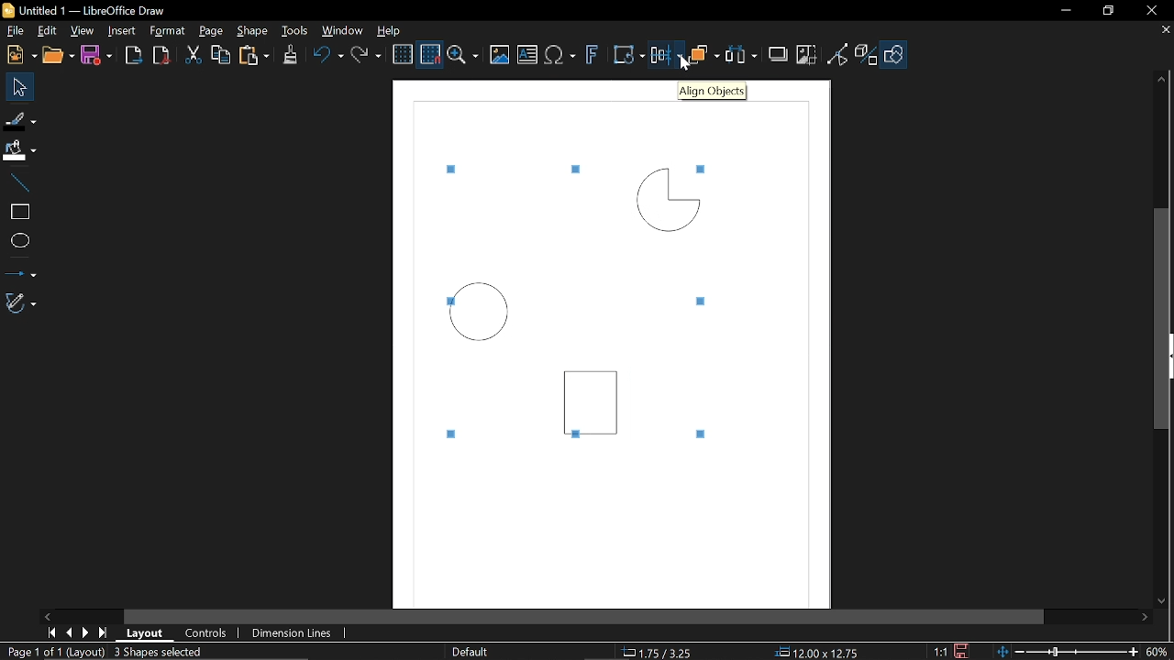  What do you see at coordinates (9, 11) in the screenshot?
I see `LibreOffice Logo` at bounding box center [9, 11].